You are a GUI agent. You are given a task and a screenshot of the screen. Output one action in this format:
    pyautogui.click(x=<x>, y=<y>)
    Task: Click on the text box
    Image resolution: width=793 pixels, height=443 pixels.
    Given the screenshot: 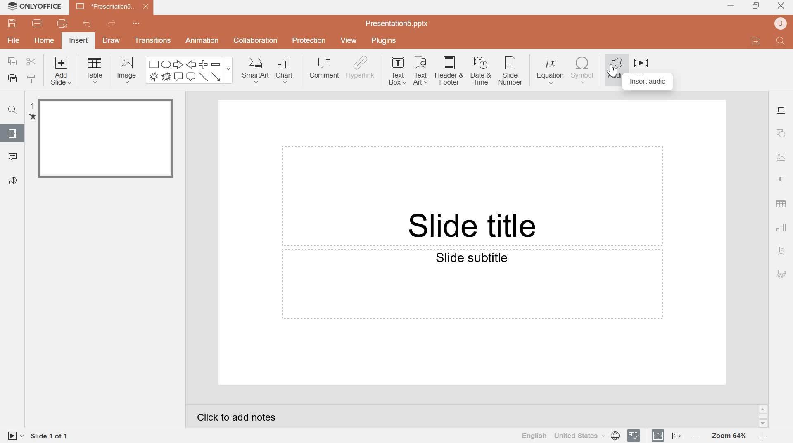 What is the action you would take?
    pyautogui.click(x=399, y=71)
    